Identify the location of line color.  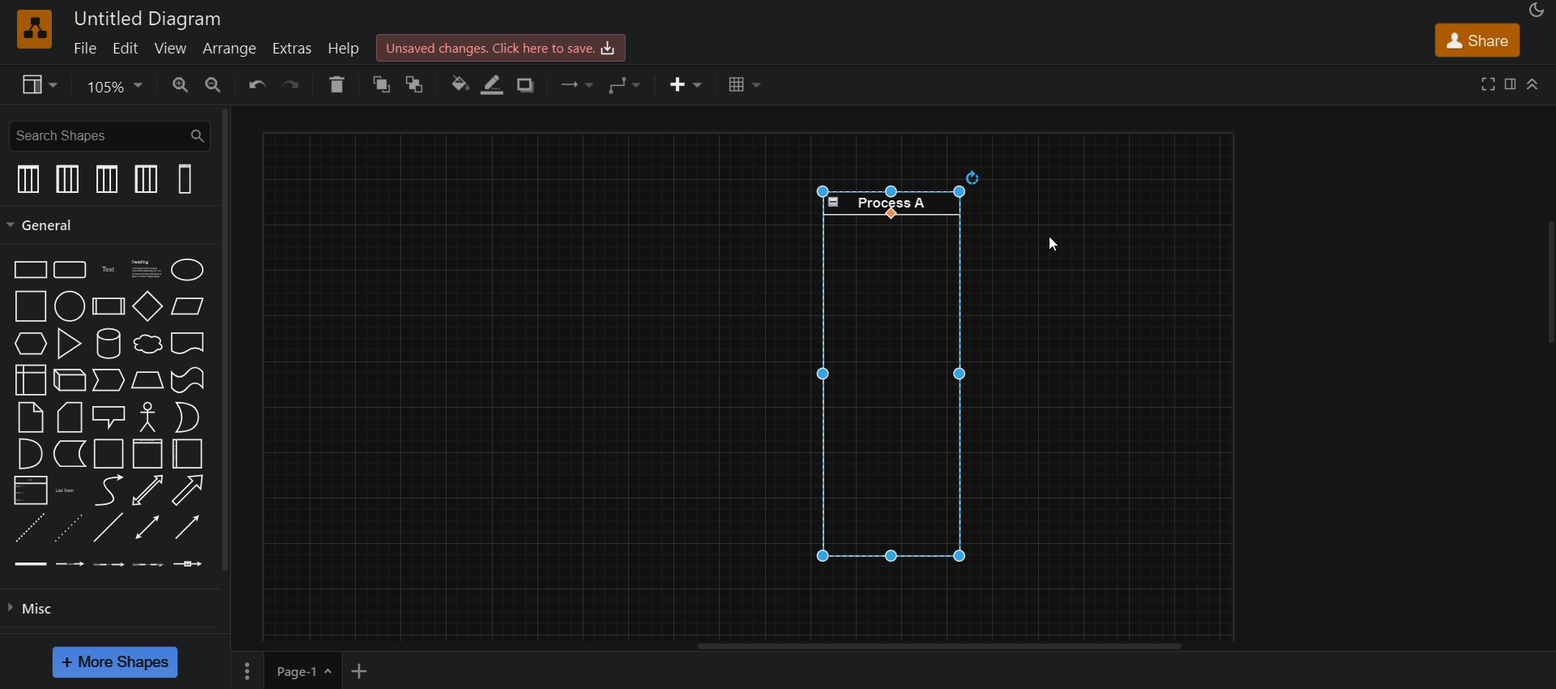
(497, 84).